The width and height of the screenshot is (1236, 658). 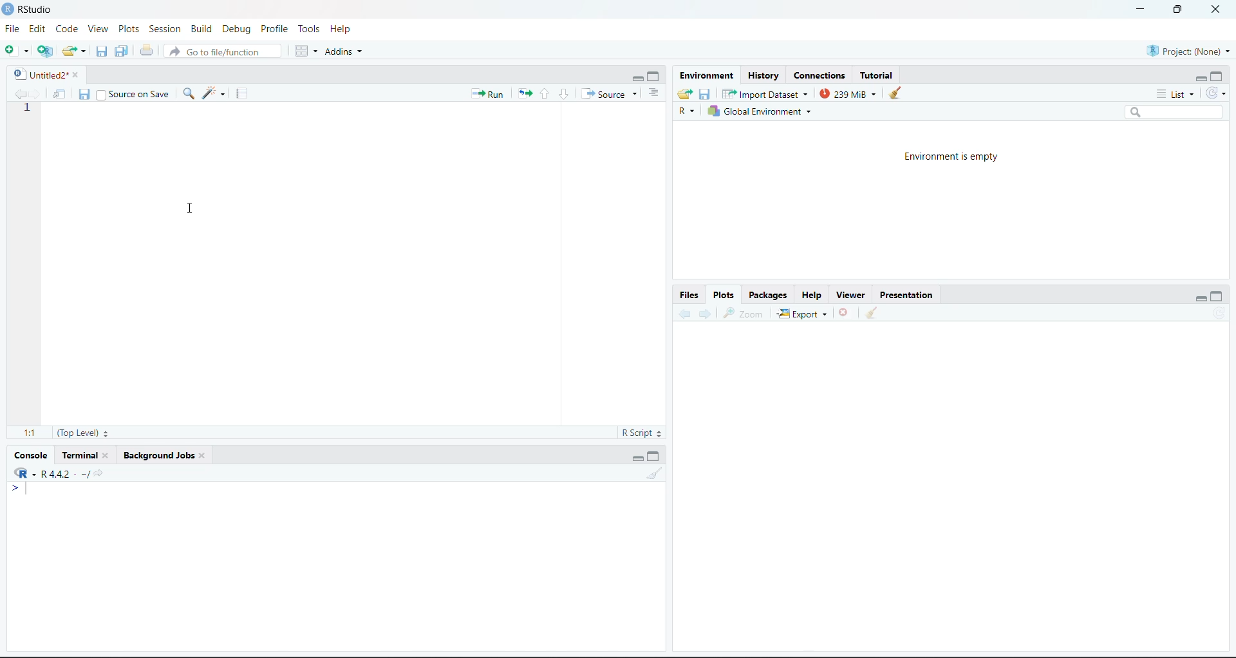 What do you see at coordinates (84, 93) in the screenshot?
I see `Save current document (Ctrl + S)` at bounding box center [84, 93].